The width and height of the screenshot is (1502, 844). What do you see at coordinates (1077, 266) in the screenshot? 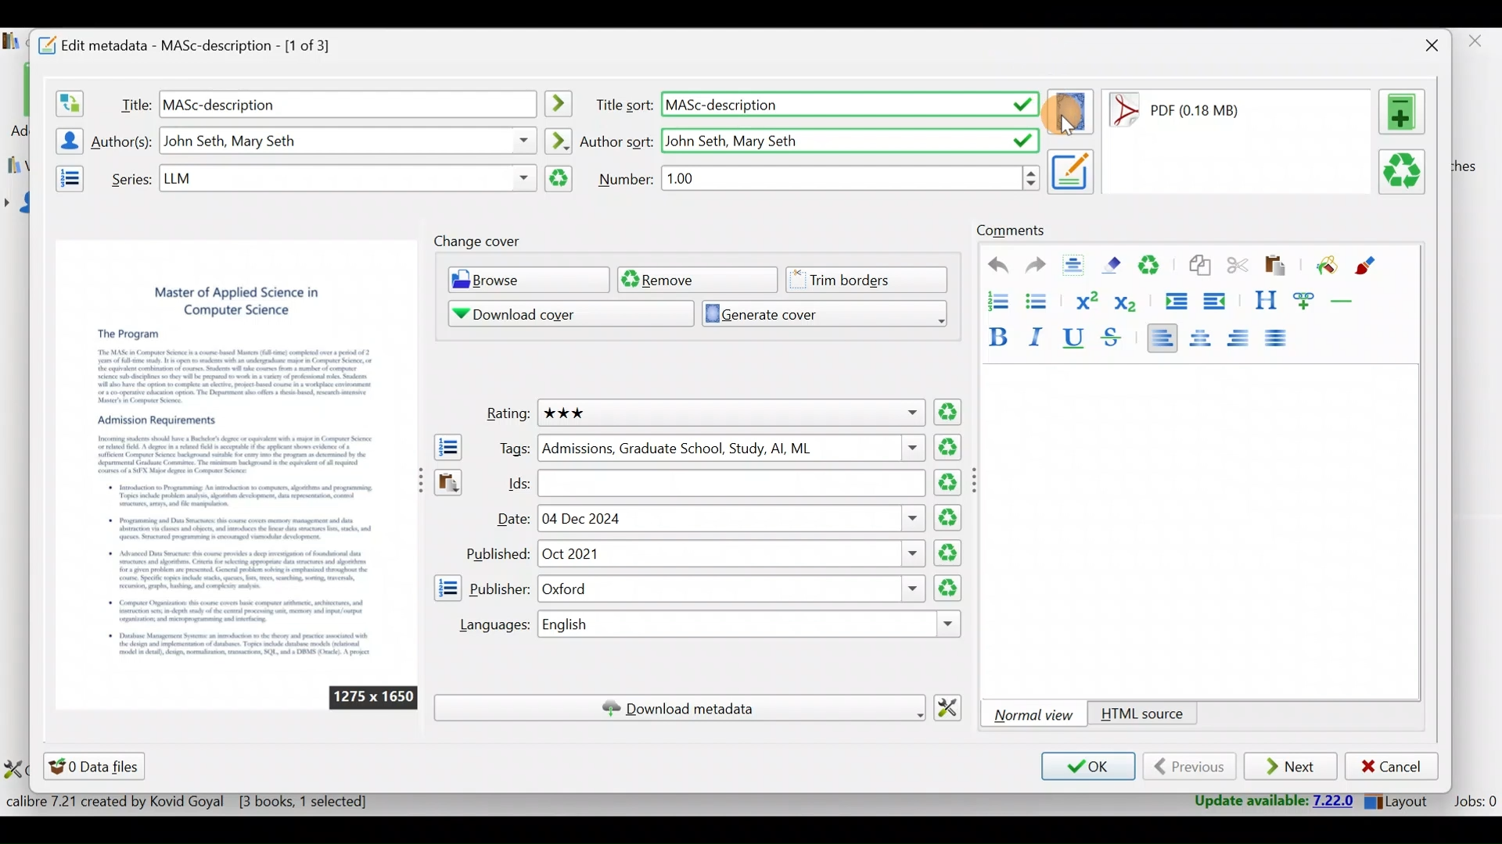
I see `Select all` at bounding box center [1077, 266].